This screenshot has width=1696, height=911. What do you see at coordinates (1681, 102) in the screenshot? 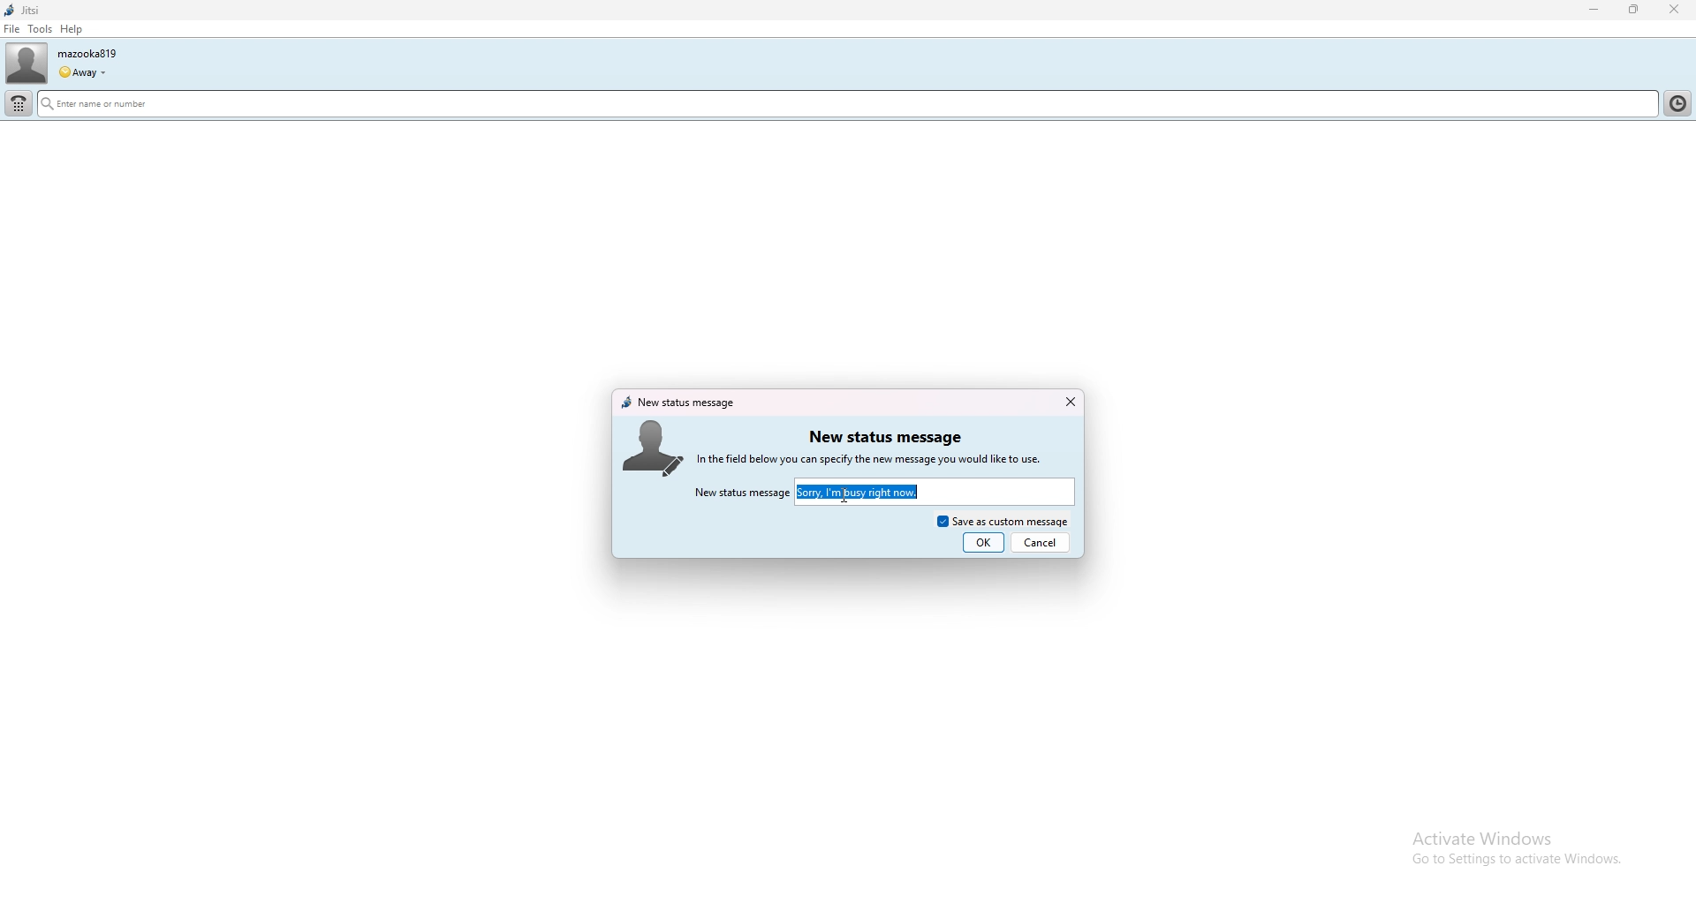
I see `contact list` at bounding box center [1681, 102].